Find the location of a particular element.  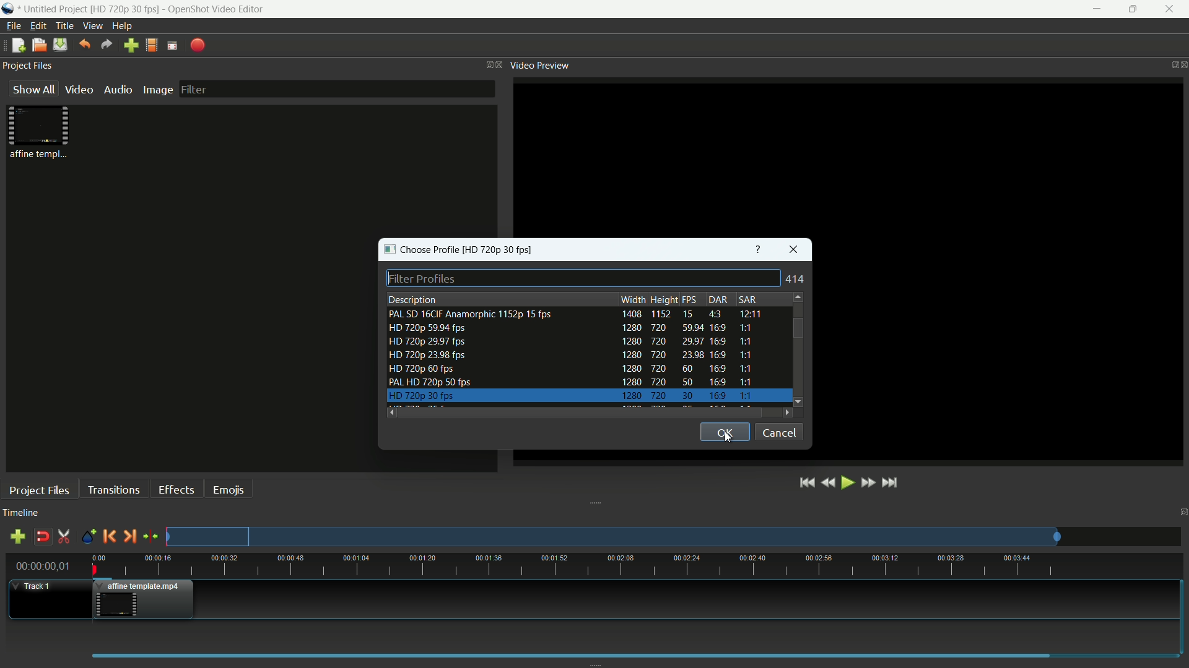

cancel is located at coordinates (780, 431).